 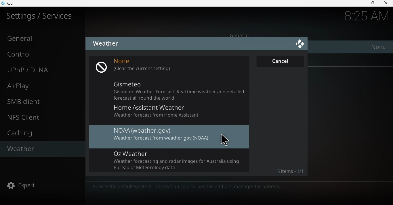 I want to click on Maximize, so click(x=373, y=3).